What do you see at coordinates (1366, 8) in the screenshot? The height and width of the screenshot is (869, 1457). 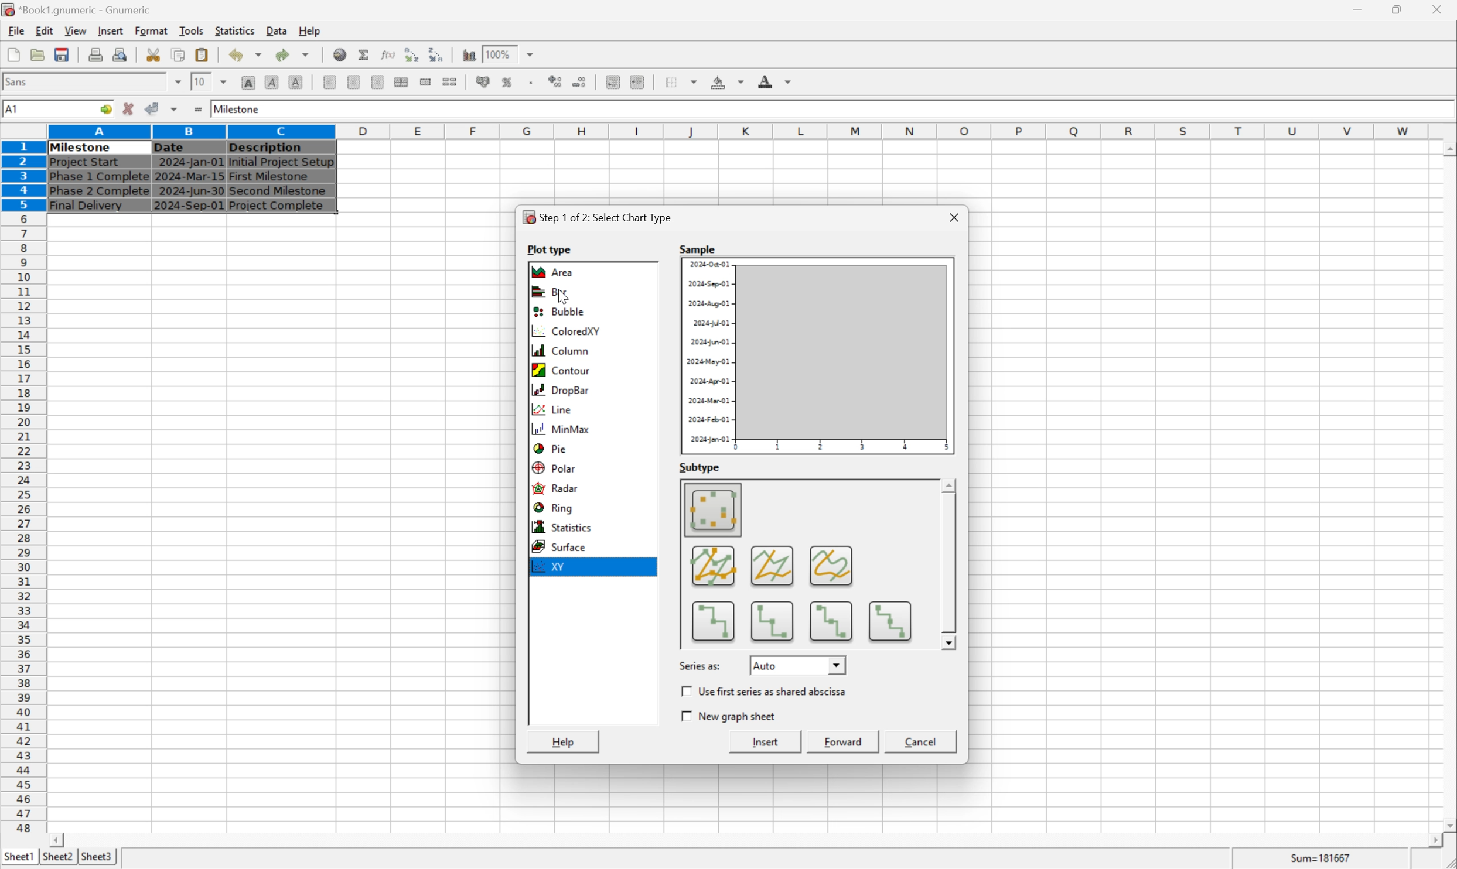 I see `minimize` at bounding box center [1366, 8].